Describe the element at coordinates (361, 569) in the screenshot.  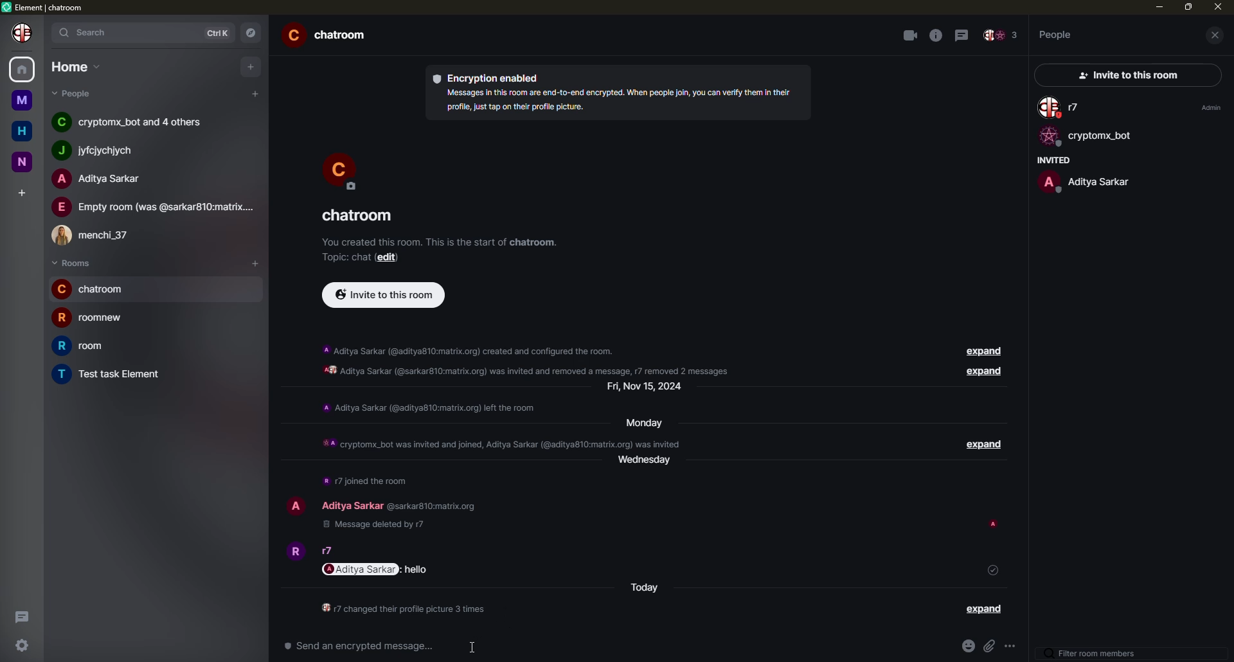
I see `mention` at that location.